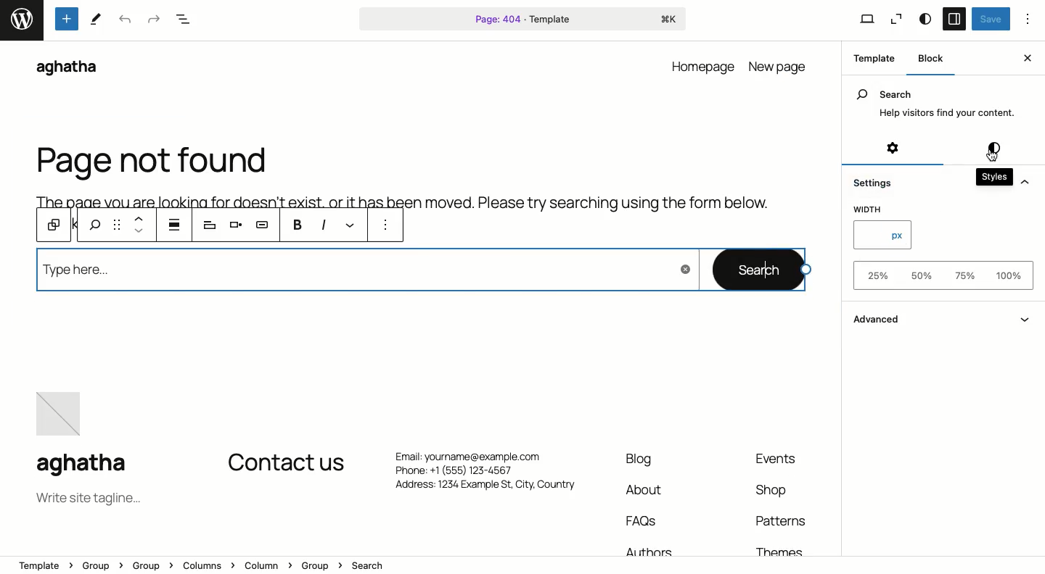 This screenshot has height=574, width=1045. What do you see at coordinates (94, 466) in the screenshot?
I see `aghatha` at bounding box center [94, 466].